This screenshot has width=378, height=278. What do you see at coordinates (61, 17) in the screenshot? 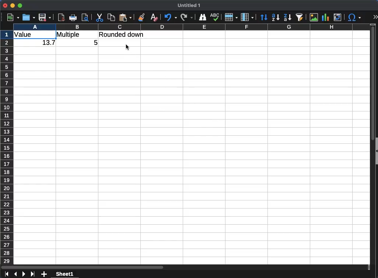
I see `pdf reader` at bounding box center [61, 17].